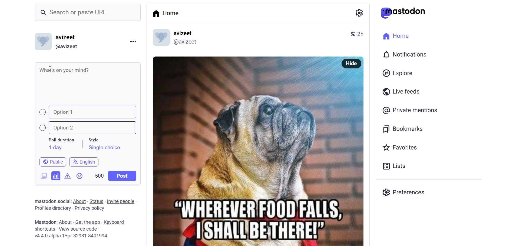 This screenshot has width=516, height=246. Describe the element at coordinates (104, 148) in the screenshot. I see `single choice` at that location.